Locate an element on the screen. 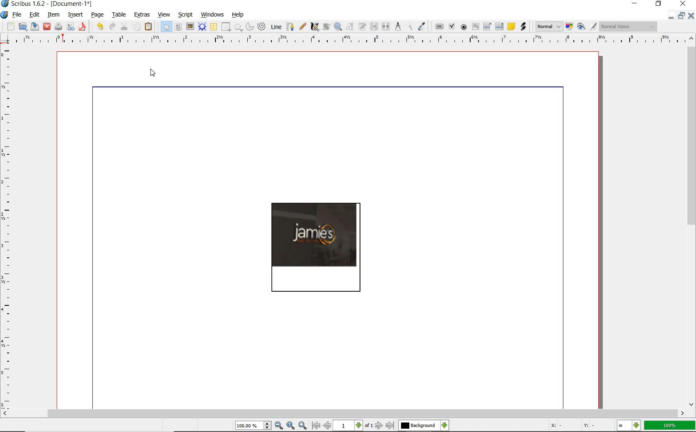 The image size is (696, 432). open is located at coordinates (22, 26).